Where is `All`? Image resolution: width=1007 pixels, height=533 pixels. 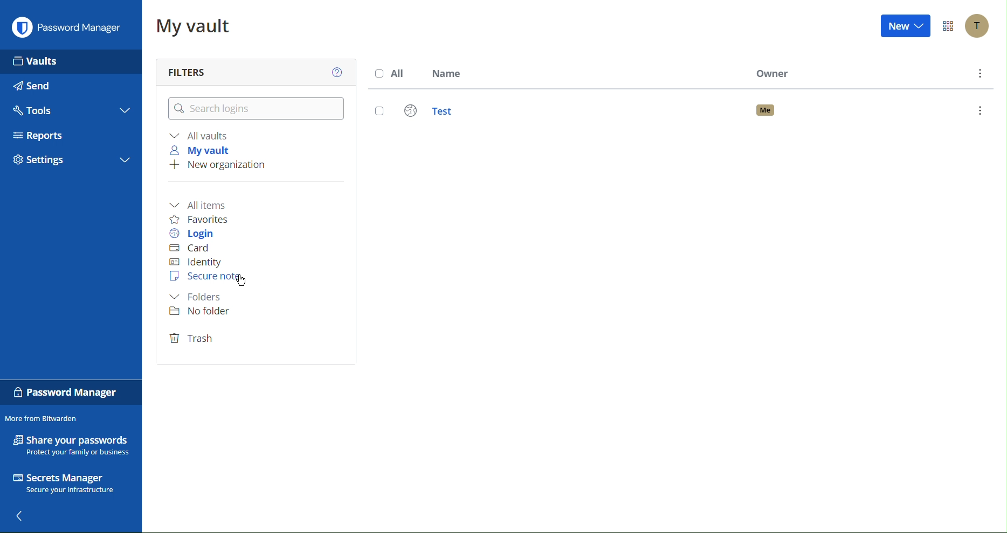 All is located at coordinates (385, 76).